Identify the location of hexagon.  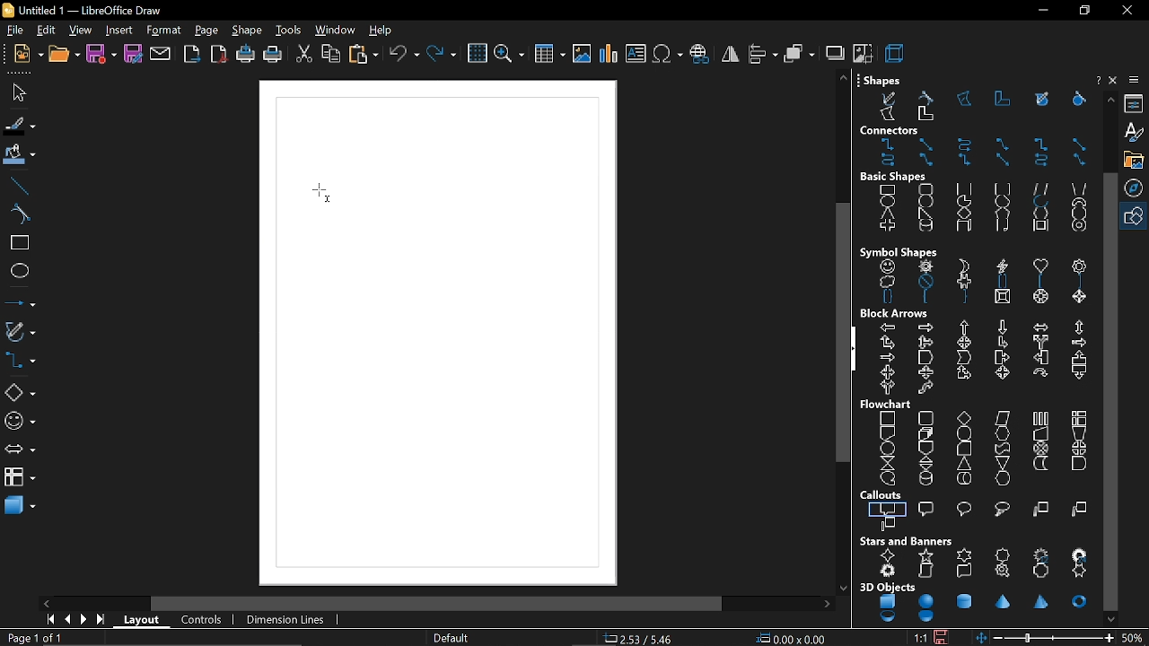
(1039, 214).